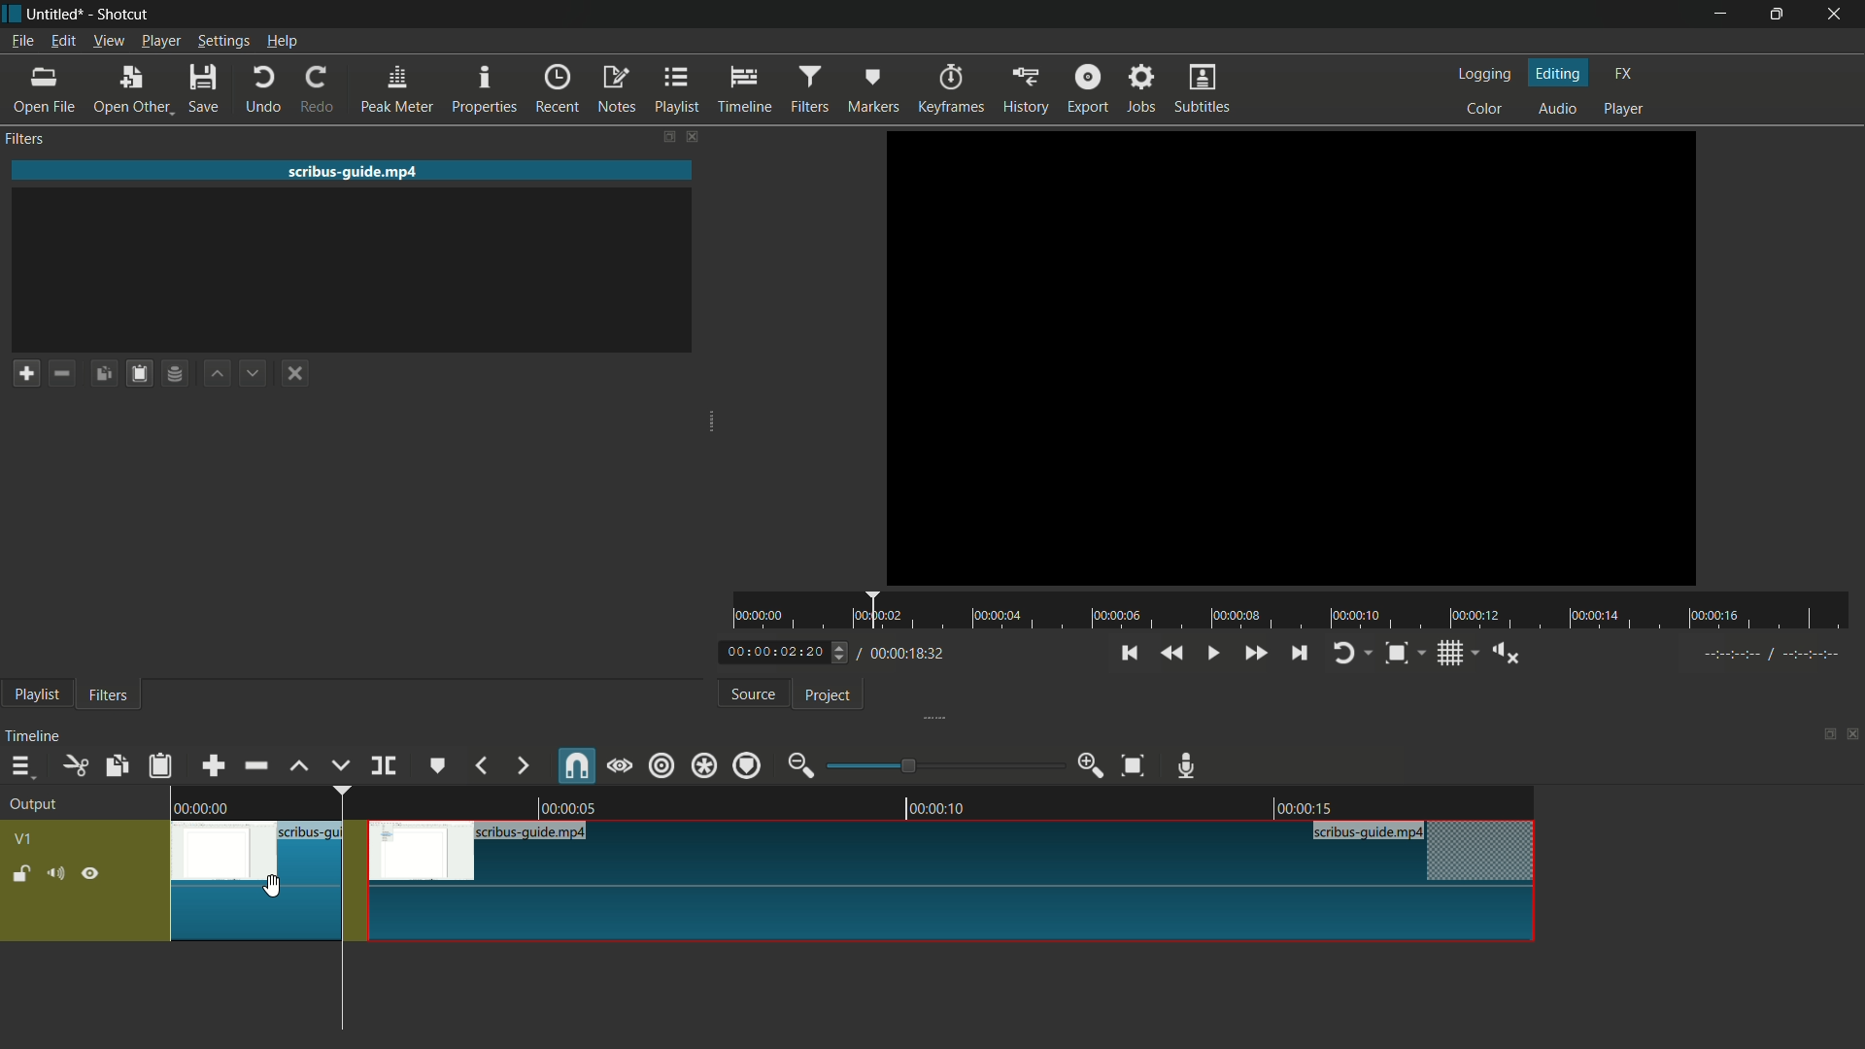  Describe the element at coordinates (1134, 765) in the screenshot. I see `zoom timeline to fit` at that location.